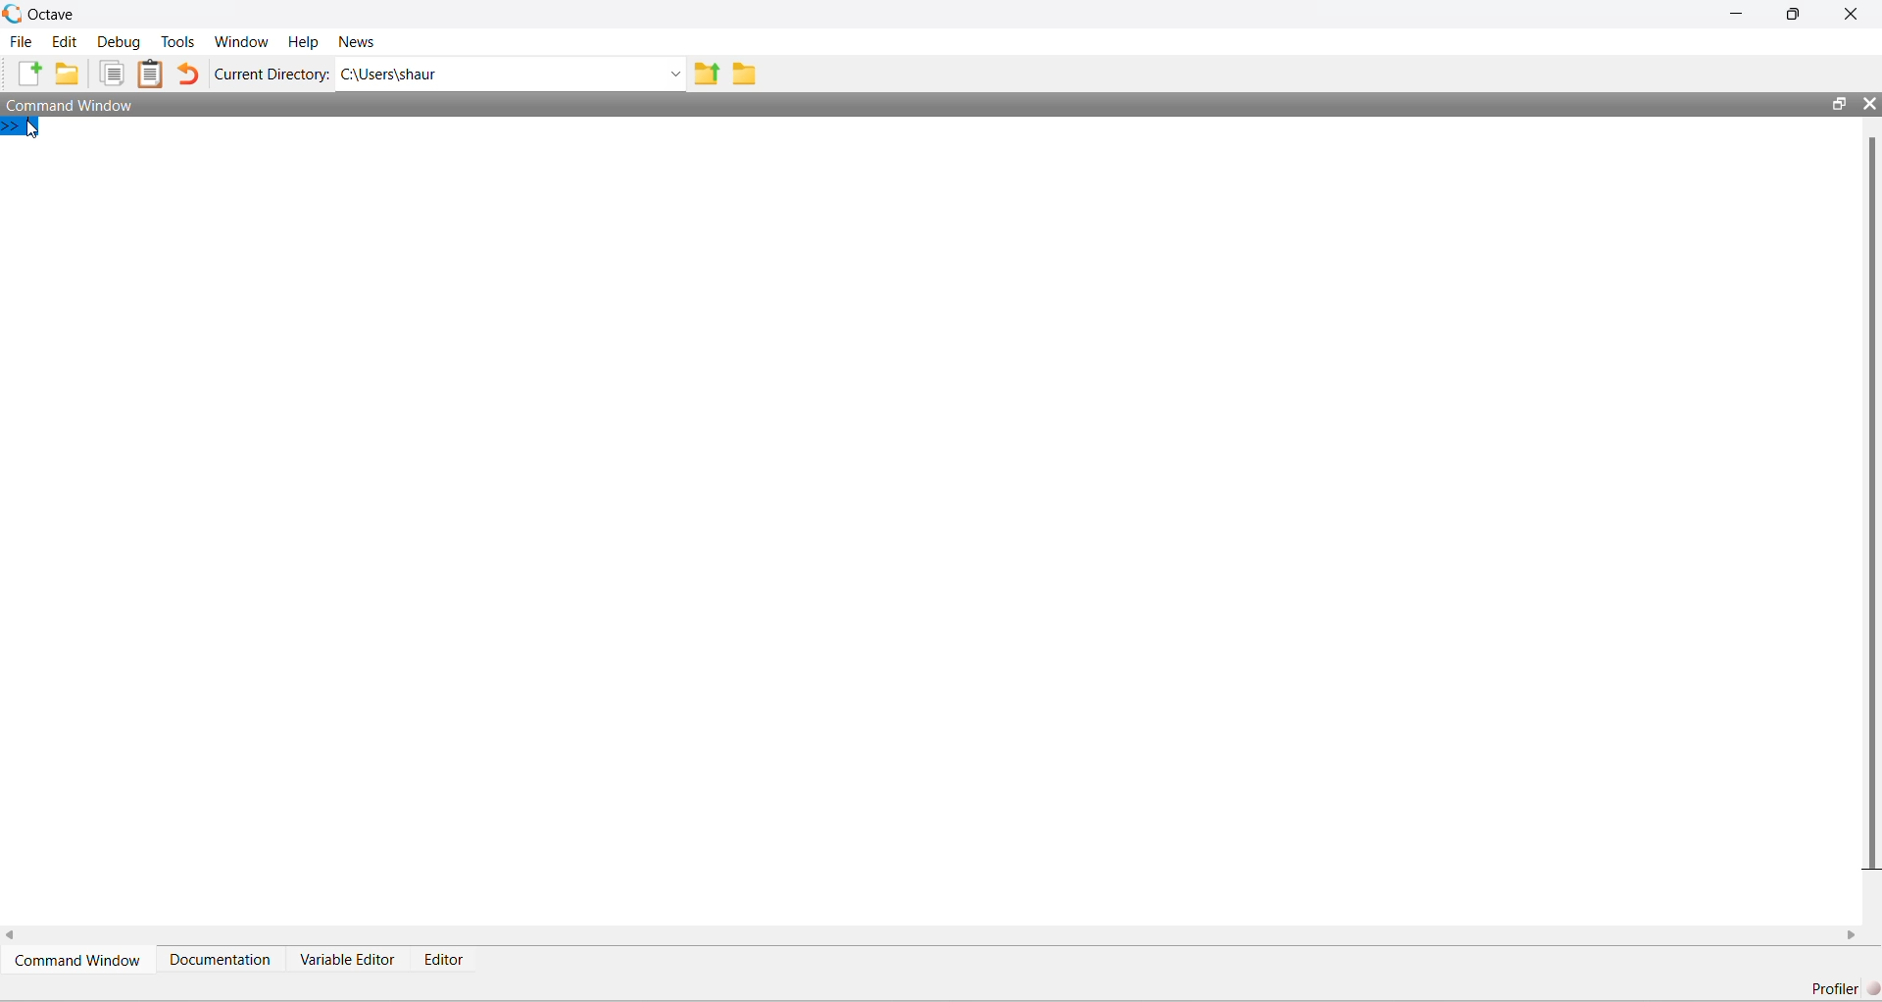  What do you see at coordinates (446, 960) in the screenshot?
I see `Editor` at bounding box center [446, 960].